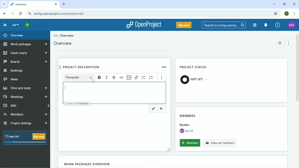  I want to click on dd, so click(55, 35).